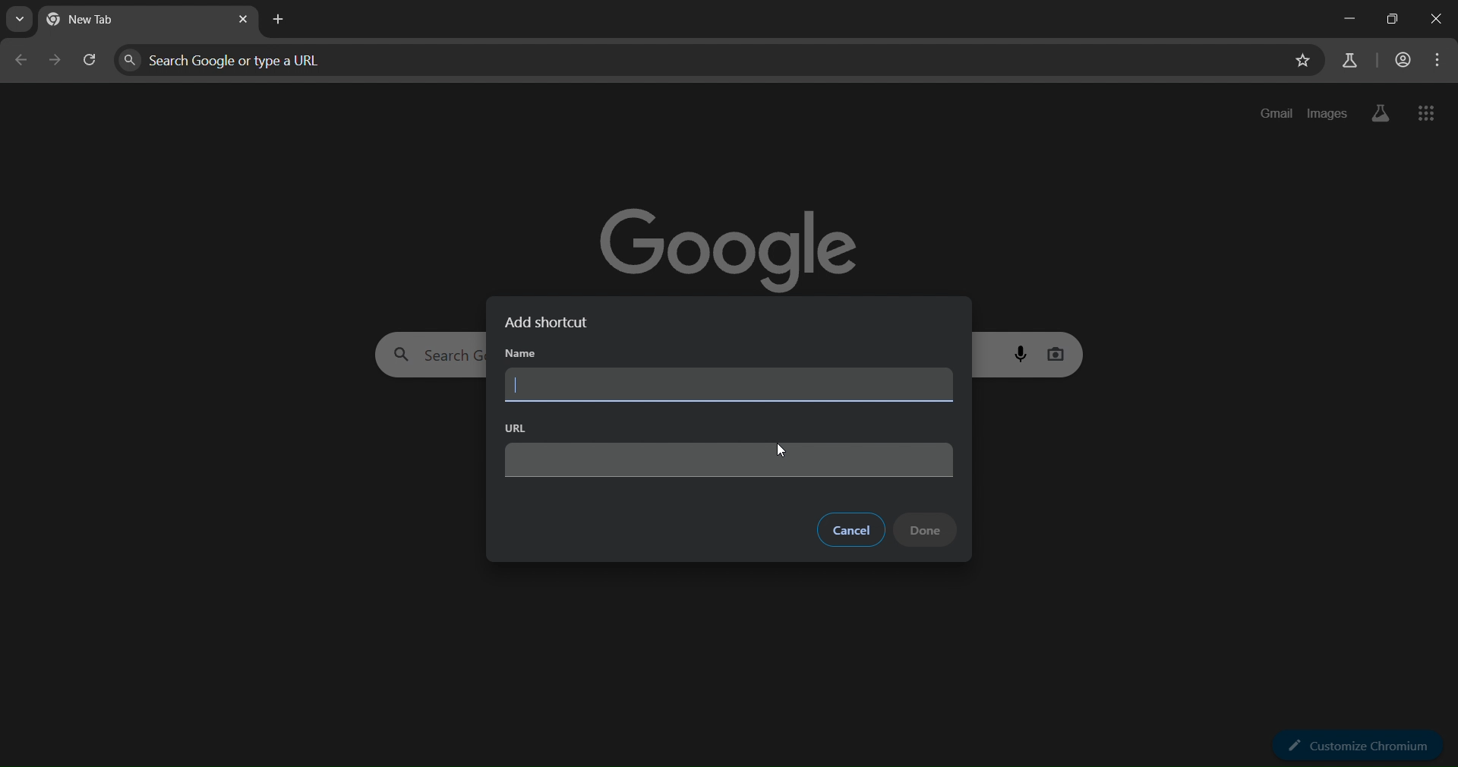 This screenshot has width=1458, height=767. Describe the element at coordinates (520, 355) in the screenshot. I see `name` at that location.